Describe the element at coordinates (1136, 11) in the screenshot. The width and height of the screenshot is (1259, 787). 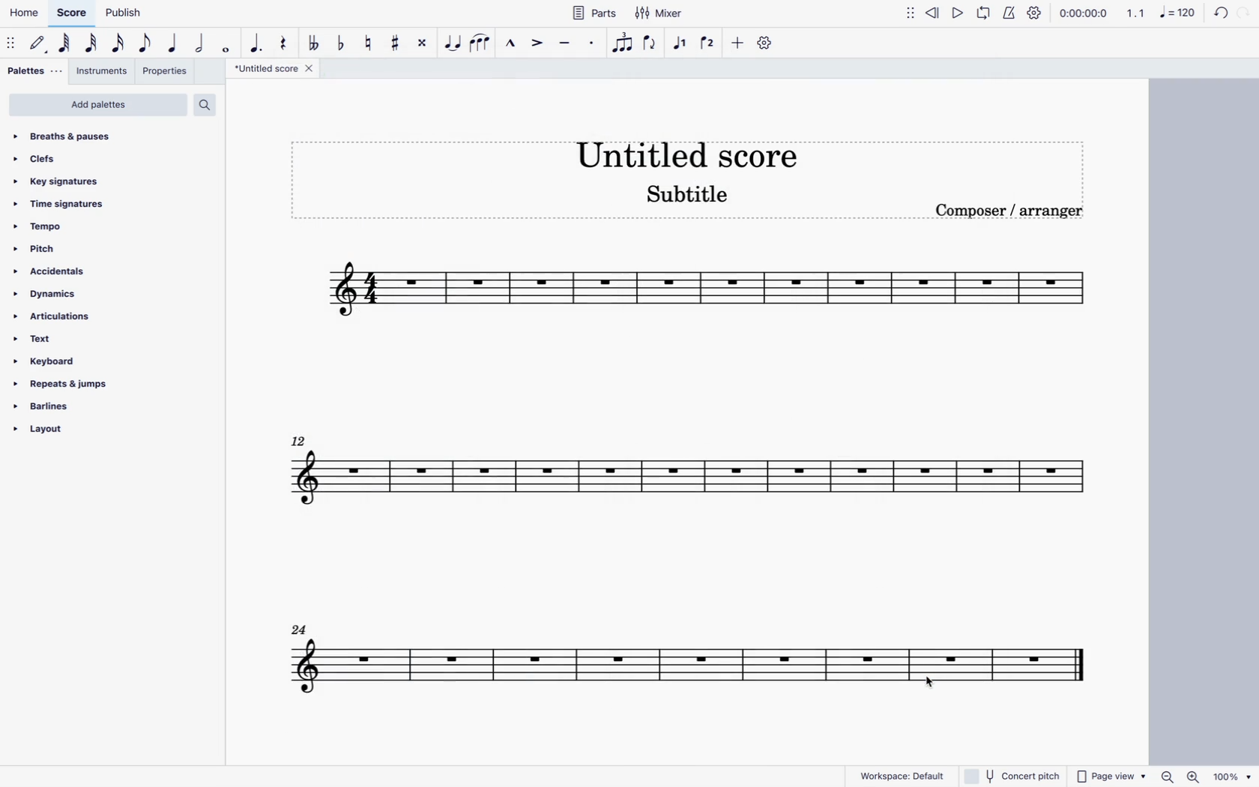
I see `1,1` at that location.